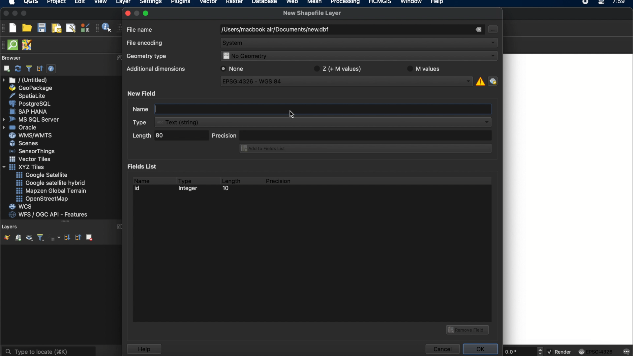 The image size is (633, 356). I want to click on collapse all, so click(77, 237).